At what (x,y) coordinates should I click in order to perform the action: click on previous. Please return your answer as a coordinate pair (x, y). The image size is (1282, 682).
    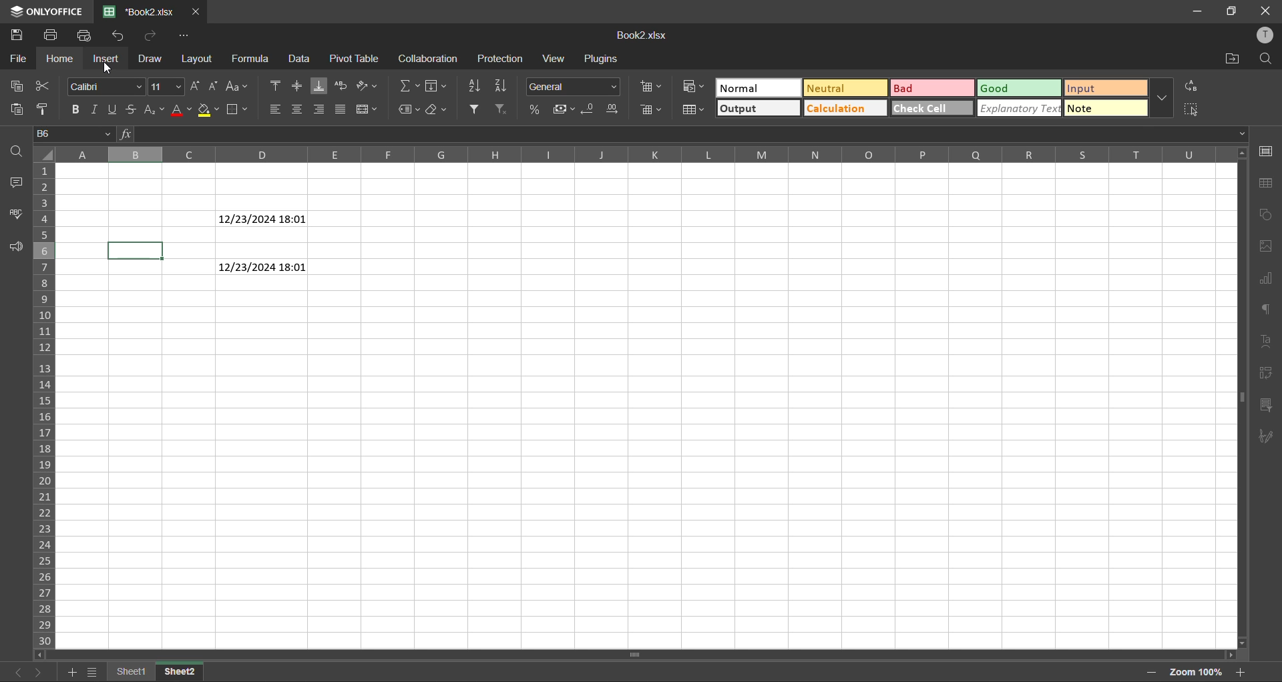
    Looking at the image, I should click on (15, 672).